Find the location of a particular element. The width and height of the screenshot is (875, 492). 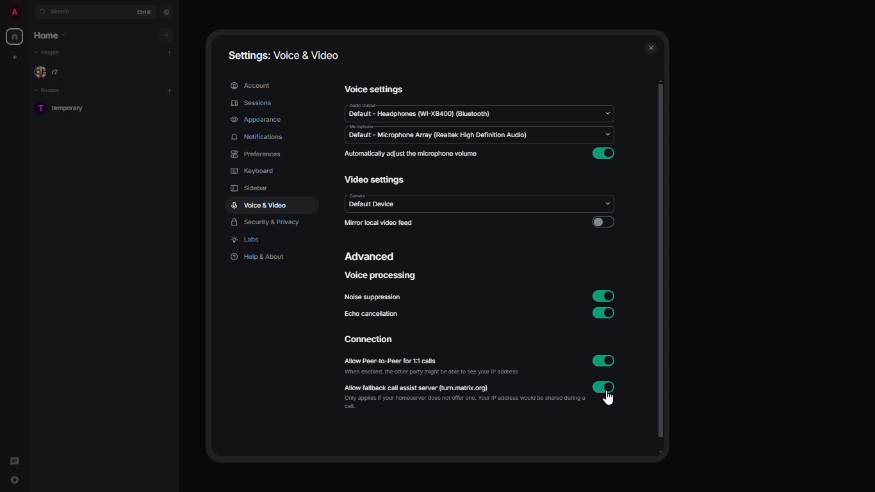

voice processing is located at coordinates (380, 276).